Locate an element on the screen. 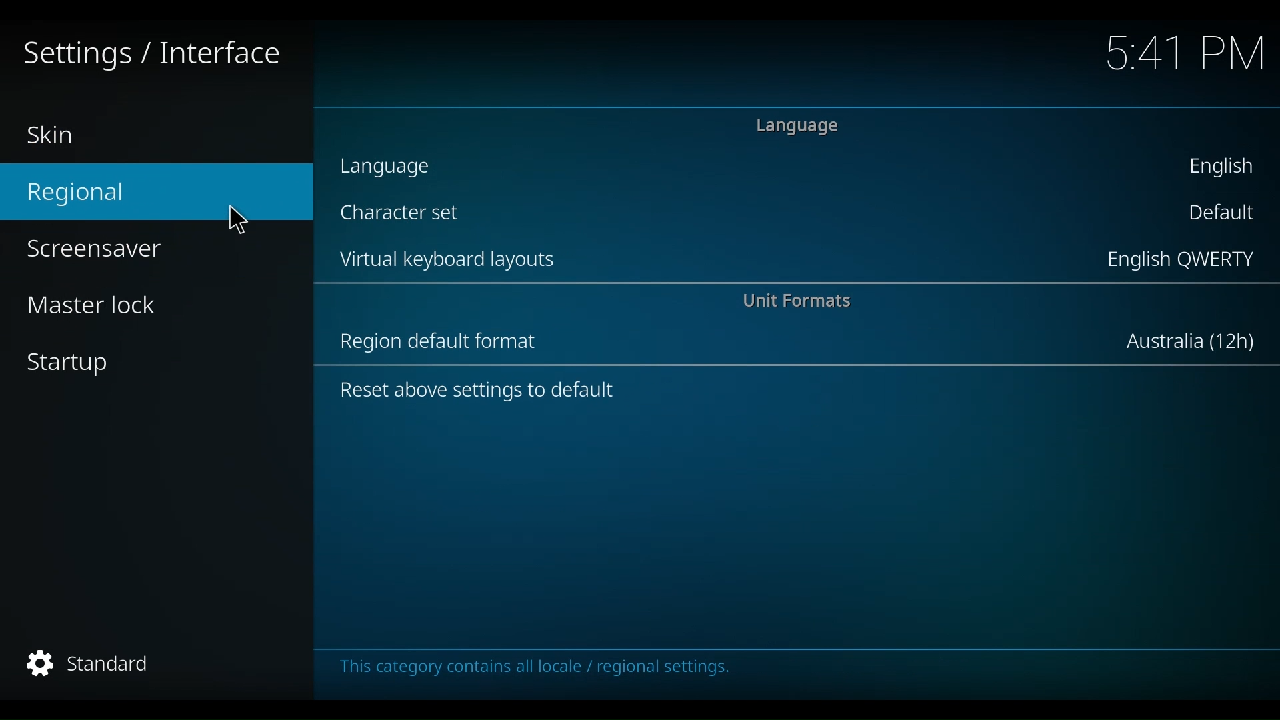 This screenshot has width=1280, height=720. Skin is located at coordinates (61, 133).